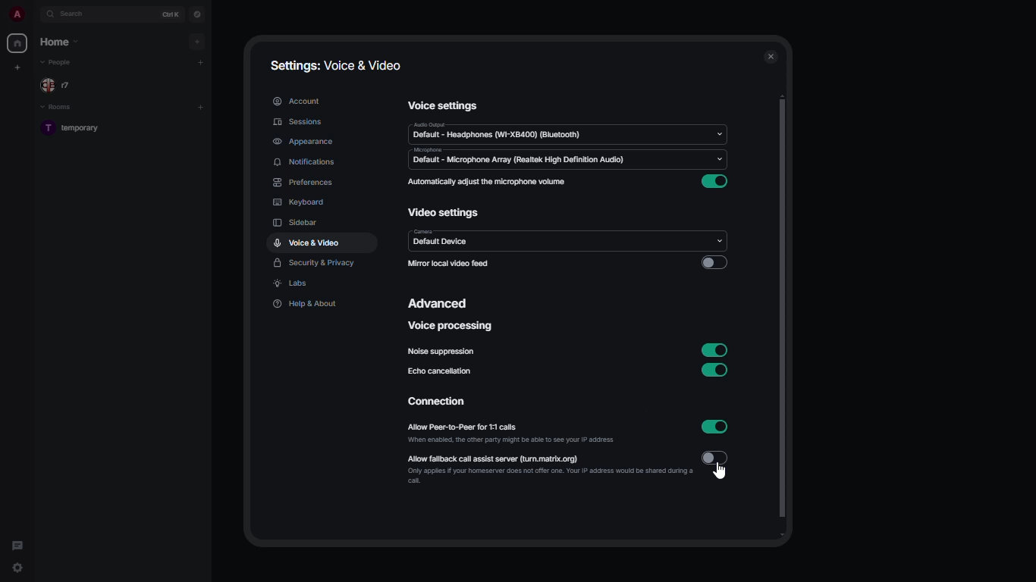 Image resolution: width=1036 pixels, height=582 pixels. I want to click on profile, so click(14, 14).